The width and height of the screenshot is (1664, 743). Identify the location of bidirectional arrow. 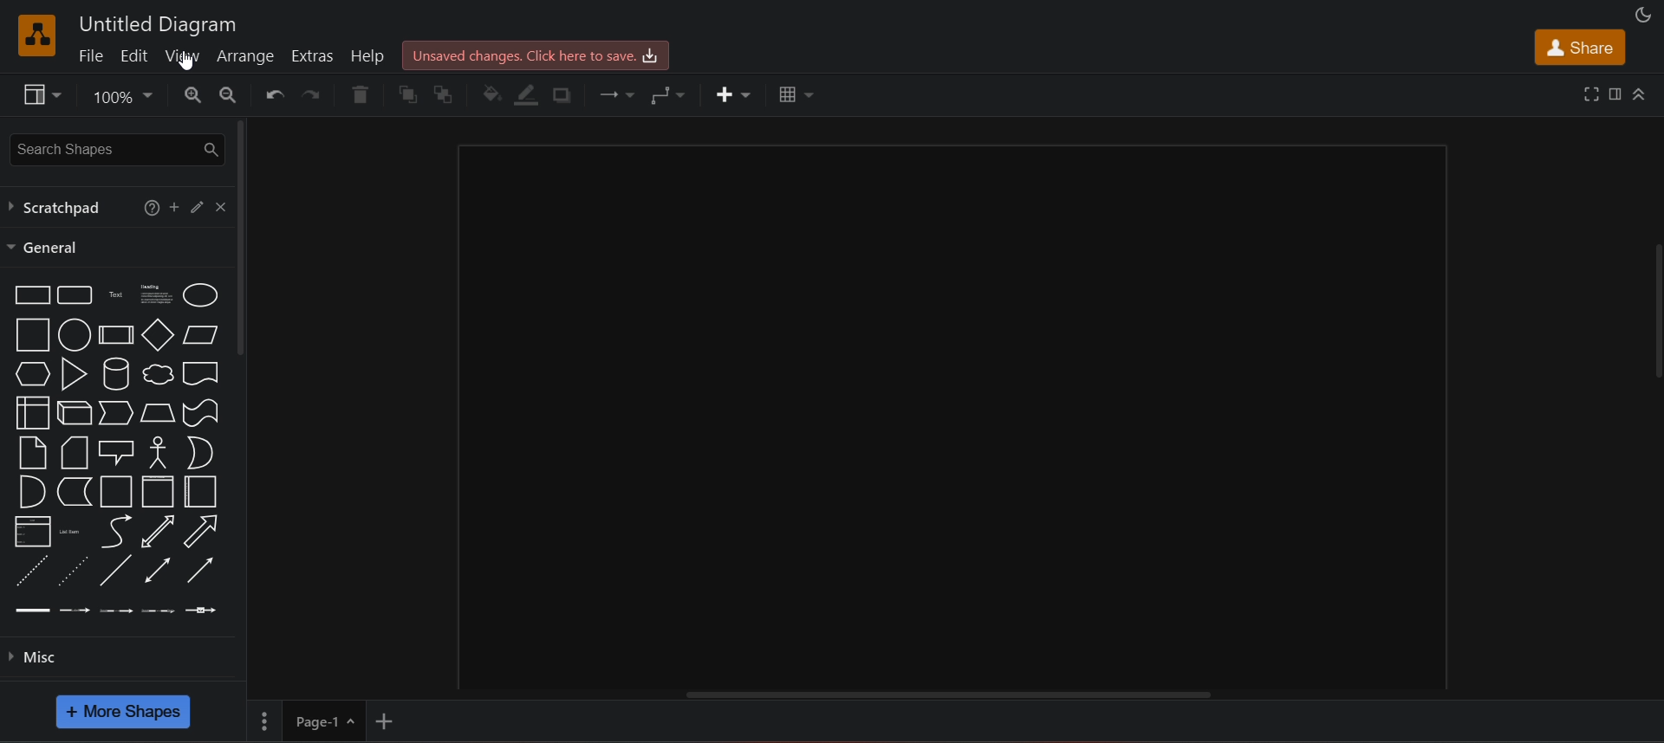
(159, 532).